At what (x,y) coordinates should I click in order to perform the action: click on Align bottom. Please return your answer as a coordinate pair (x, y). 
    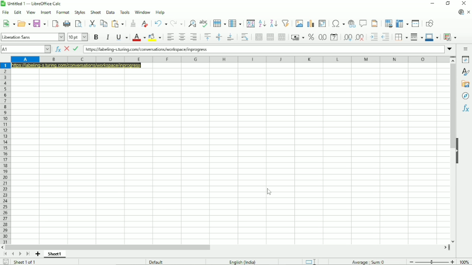
    Looking at the image, I should click on (231, 37).